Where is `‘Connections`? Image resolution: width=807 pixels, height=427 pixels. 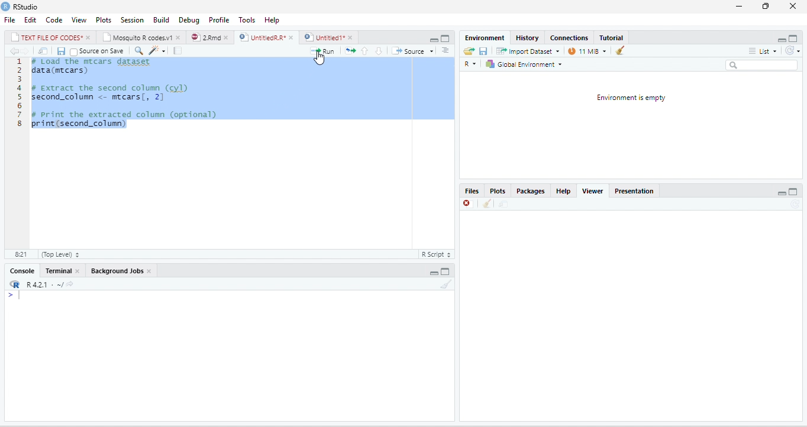
‘Connections is located at coordinates (569, 38).